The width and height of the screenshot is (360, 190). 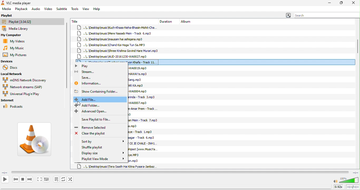 I want to click on vertical scroll bar, so click(x=357, y=46).